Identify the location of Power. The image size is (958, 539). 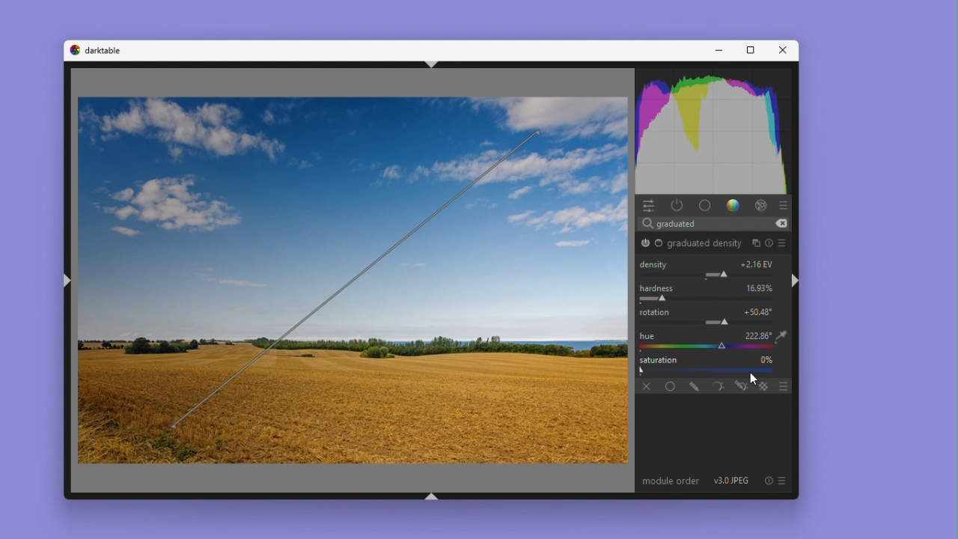
(677, 204).